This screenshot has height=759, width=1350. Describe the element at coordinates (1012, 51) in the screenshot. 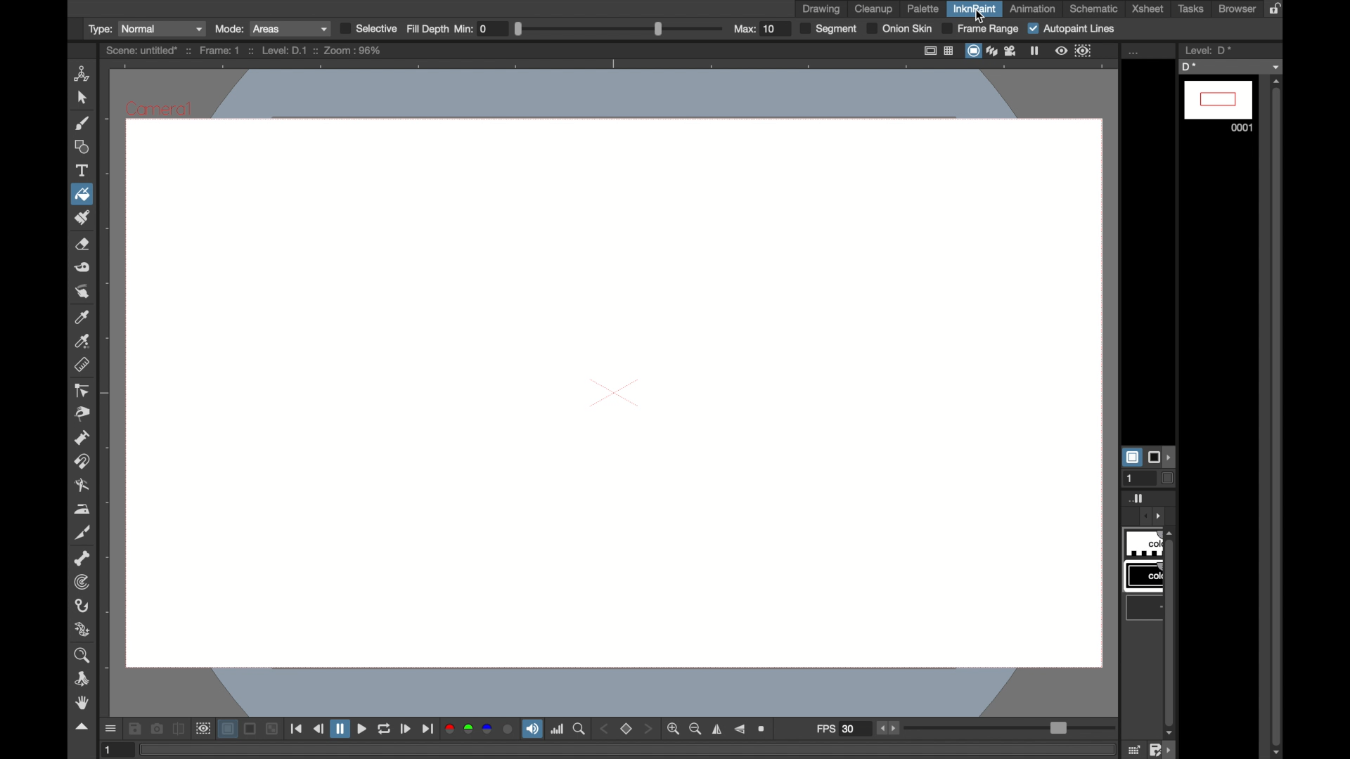

I see `film` at that location.